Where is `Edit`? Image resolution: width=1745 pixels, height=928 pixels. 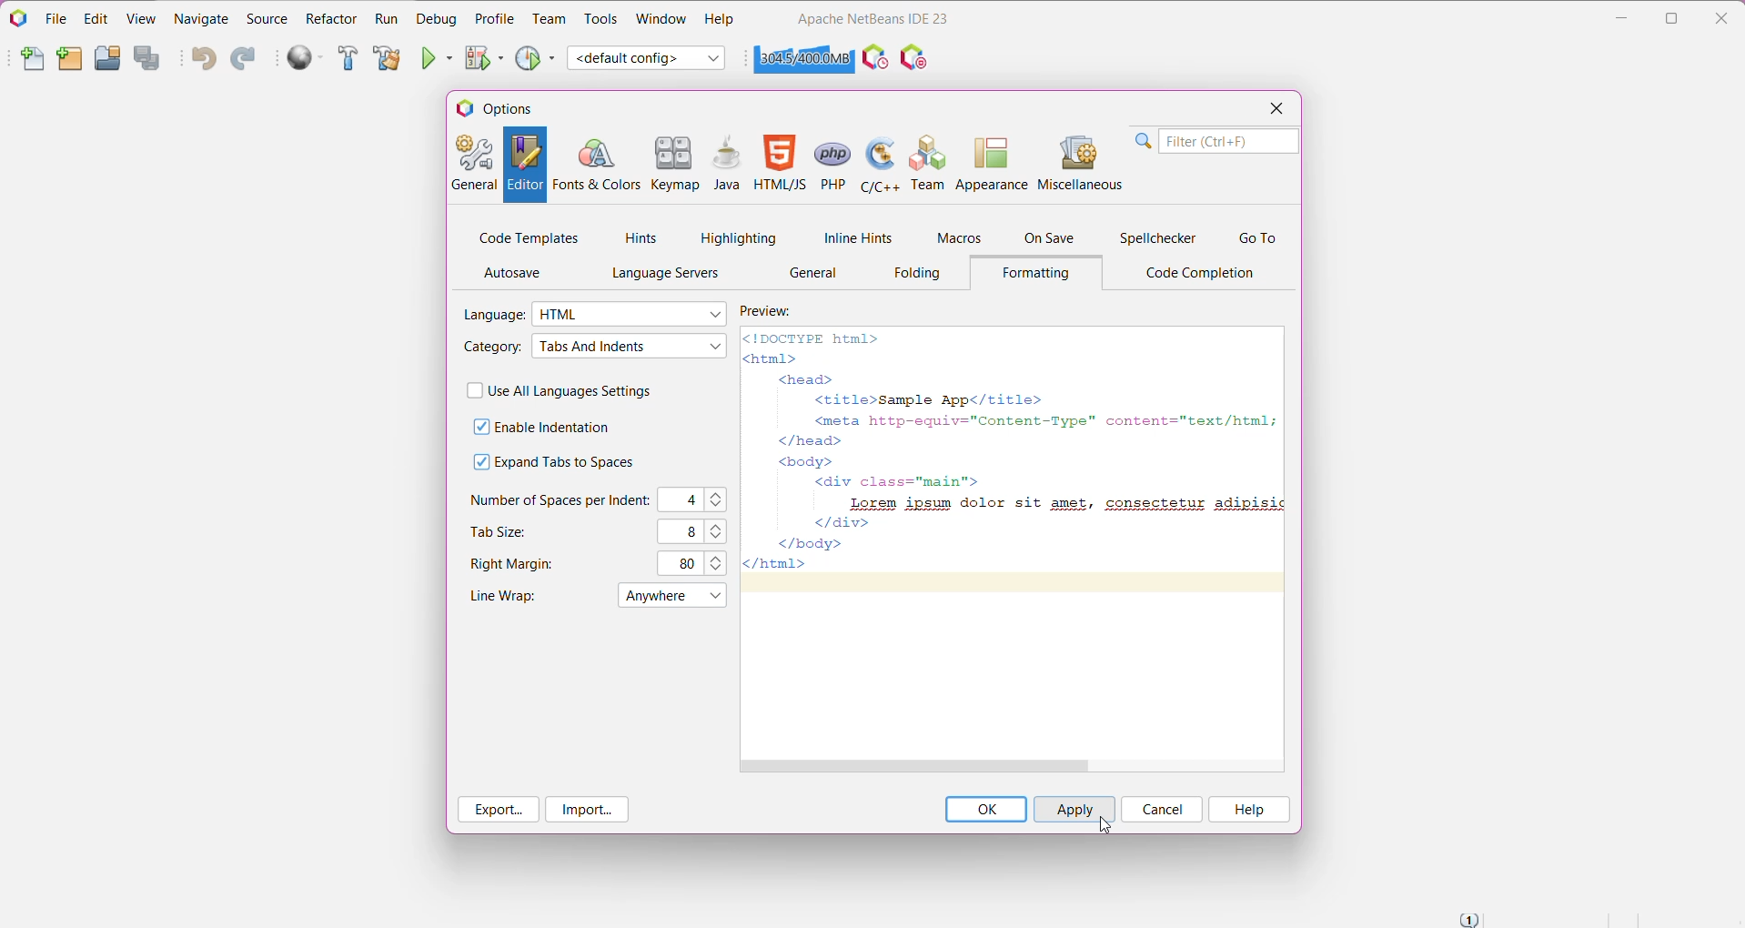 Edit is located at coordinates (94, 18).